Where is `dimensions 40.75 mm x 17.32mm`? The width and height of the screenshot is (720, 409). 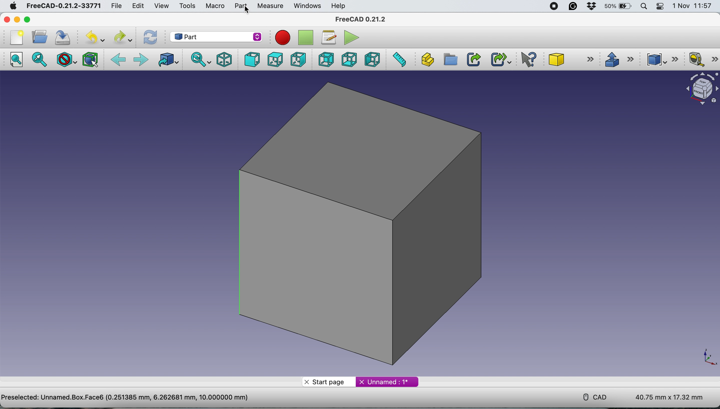 dimensions 40.75 mm x 17.32mm is located at coordinates (671, 397).